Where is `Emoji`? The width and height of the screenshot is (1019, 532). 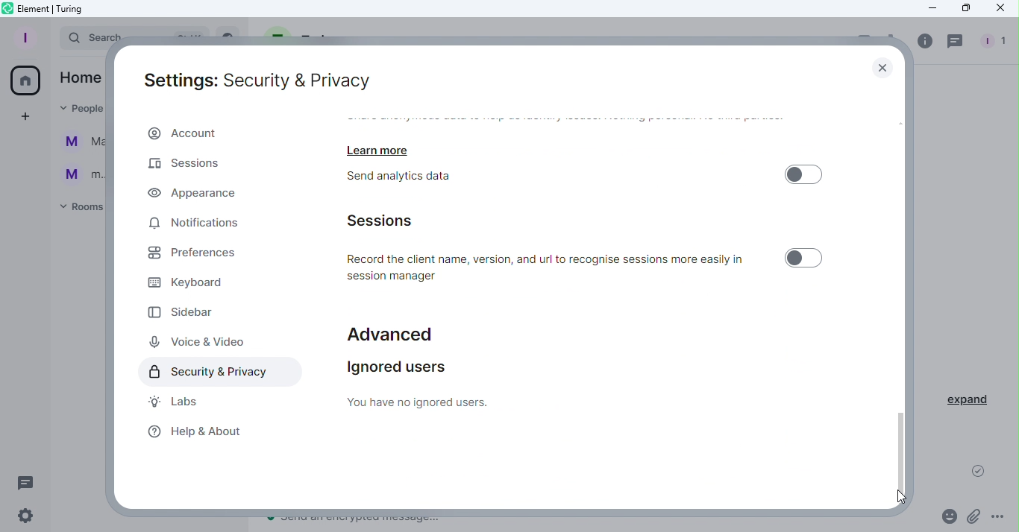
Emoji is located at coordinates (947, 516).